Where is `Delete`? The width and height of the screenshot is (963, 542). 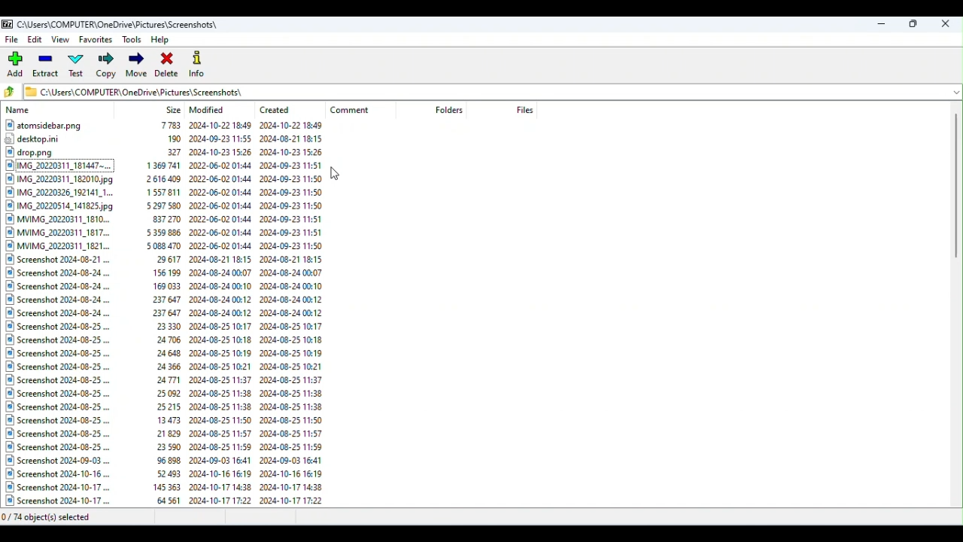 Delete is located at coordinates (168, 64).